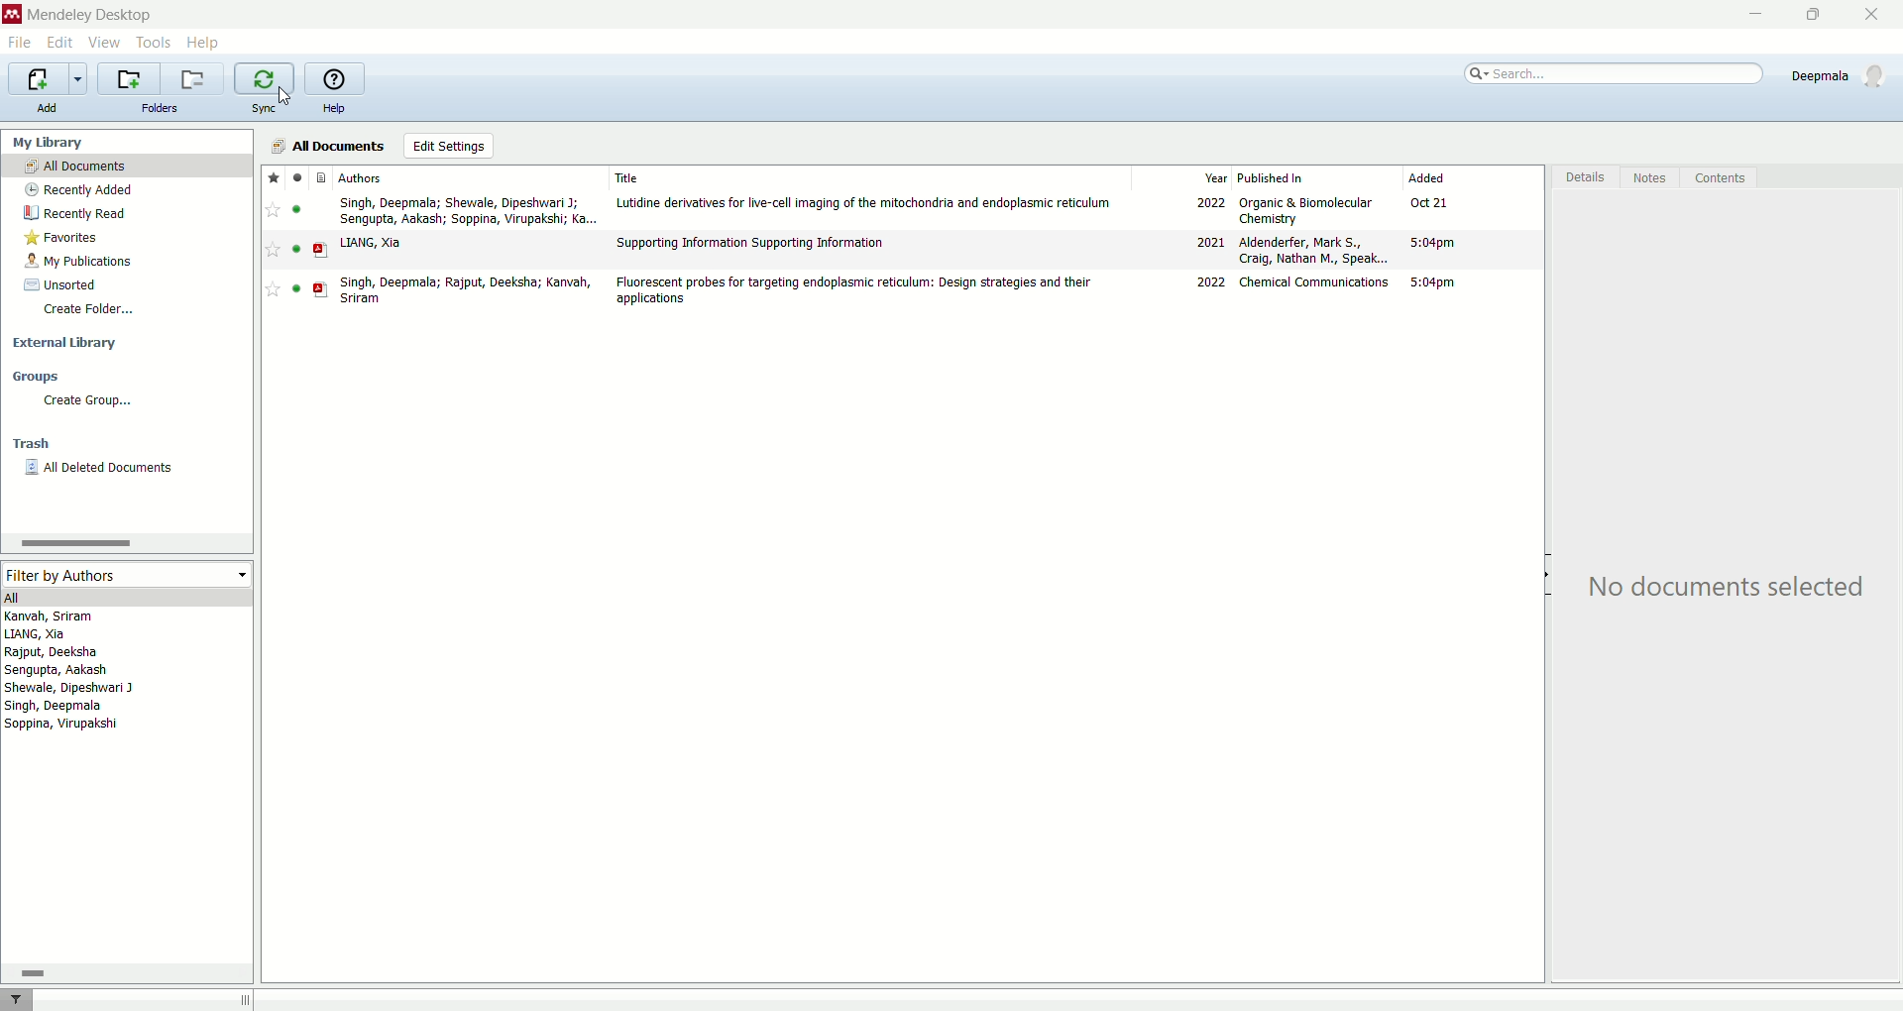  What do you see at coordinates (100, 466) in the screenshot?
I see `all deleted documents` at bounding box center [100, 466].